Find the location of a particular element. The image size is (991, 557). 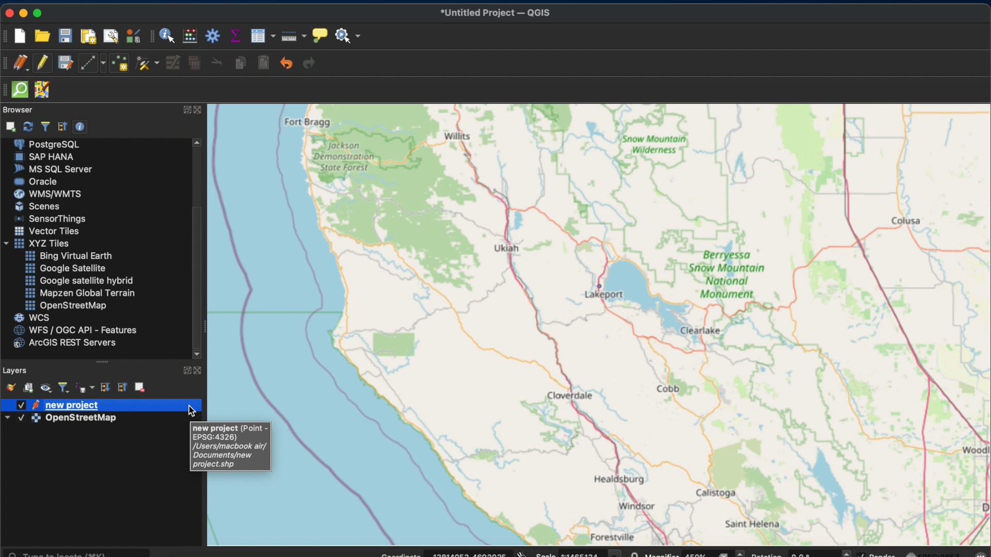

wms/wmts is located at coordinates (45, 193).